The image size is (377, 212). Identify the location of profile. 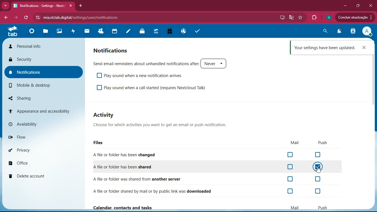
(44, 45).